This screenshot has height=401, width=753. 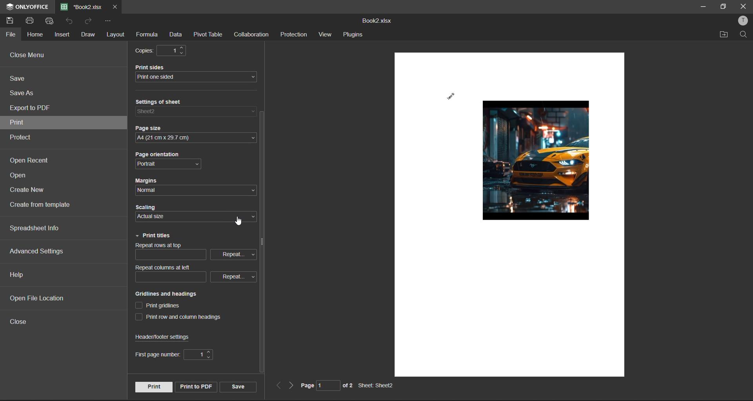 I want to click on draw, so click(x=88, y=35).